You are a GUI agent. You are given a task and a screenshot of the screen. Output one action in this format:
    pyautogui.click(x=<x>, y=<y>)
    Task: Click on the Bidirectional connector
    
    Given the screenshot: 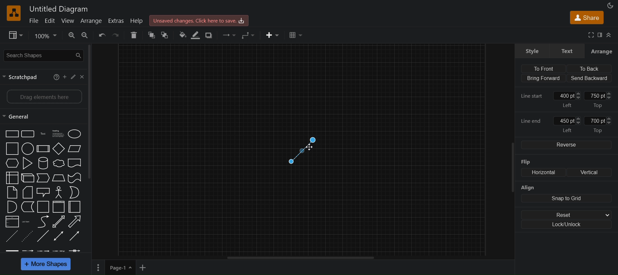 What is the action you would take?
    pyautogui.click(x=59, y=236)
    